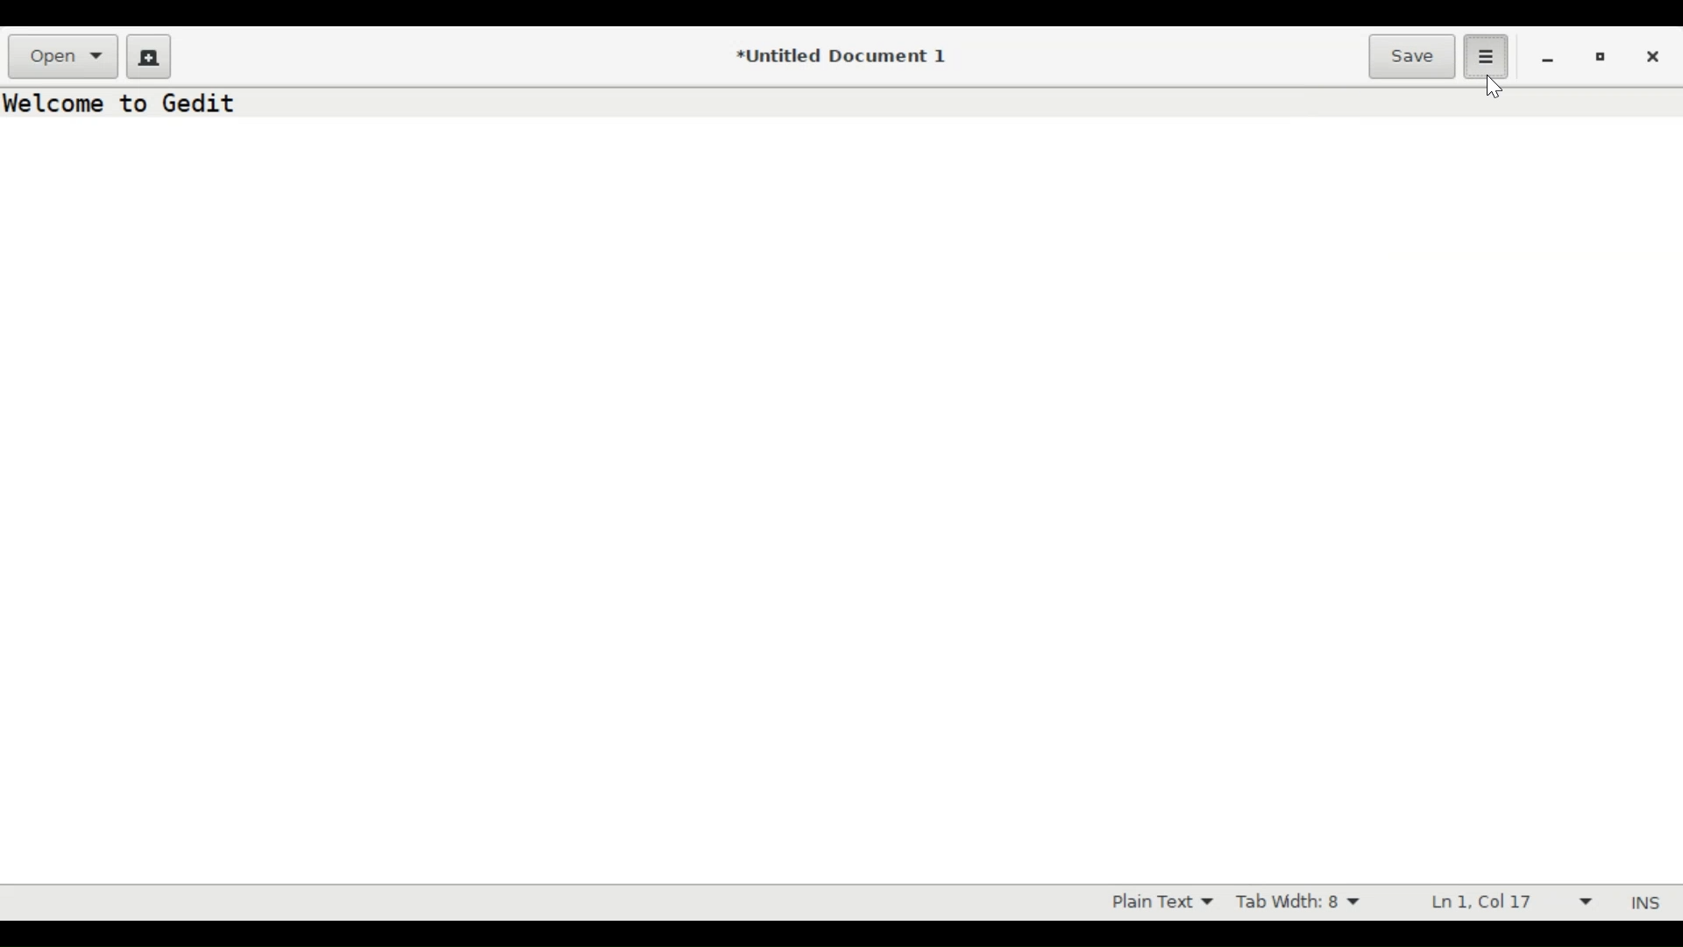 The width and height of the screenshot is (1683, 947). I want to click on Application menu, so click(1487, 57).